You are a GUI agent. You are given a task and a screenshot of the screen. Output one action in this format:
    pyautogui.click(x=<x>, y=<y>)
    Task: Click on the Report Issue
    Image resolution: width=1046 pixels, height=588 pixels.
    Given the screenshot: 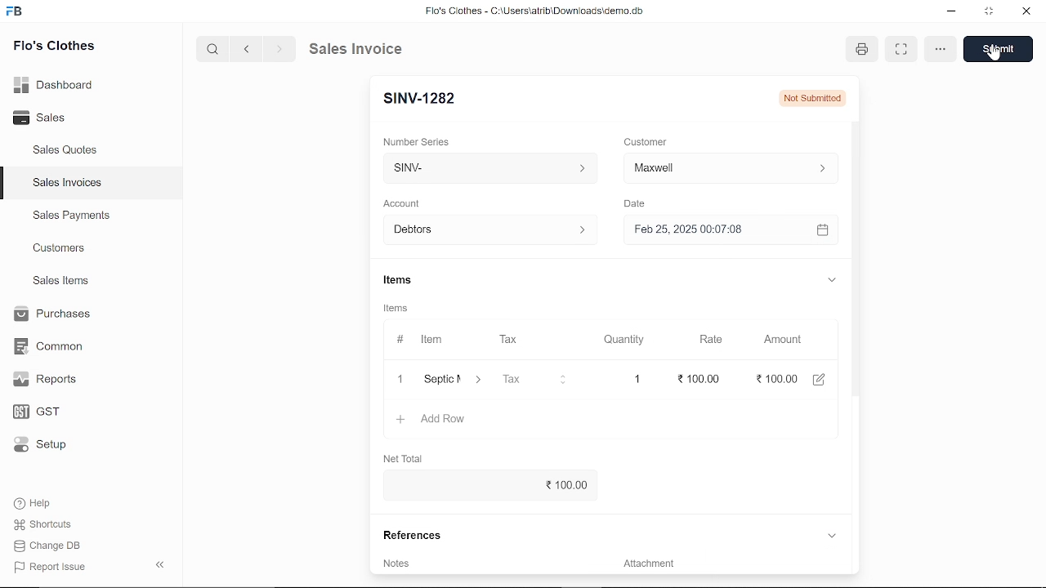 What is the action you would take?
    pyautogui.click(x=50, y=566)
    